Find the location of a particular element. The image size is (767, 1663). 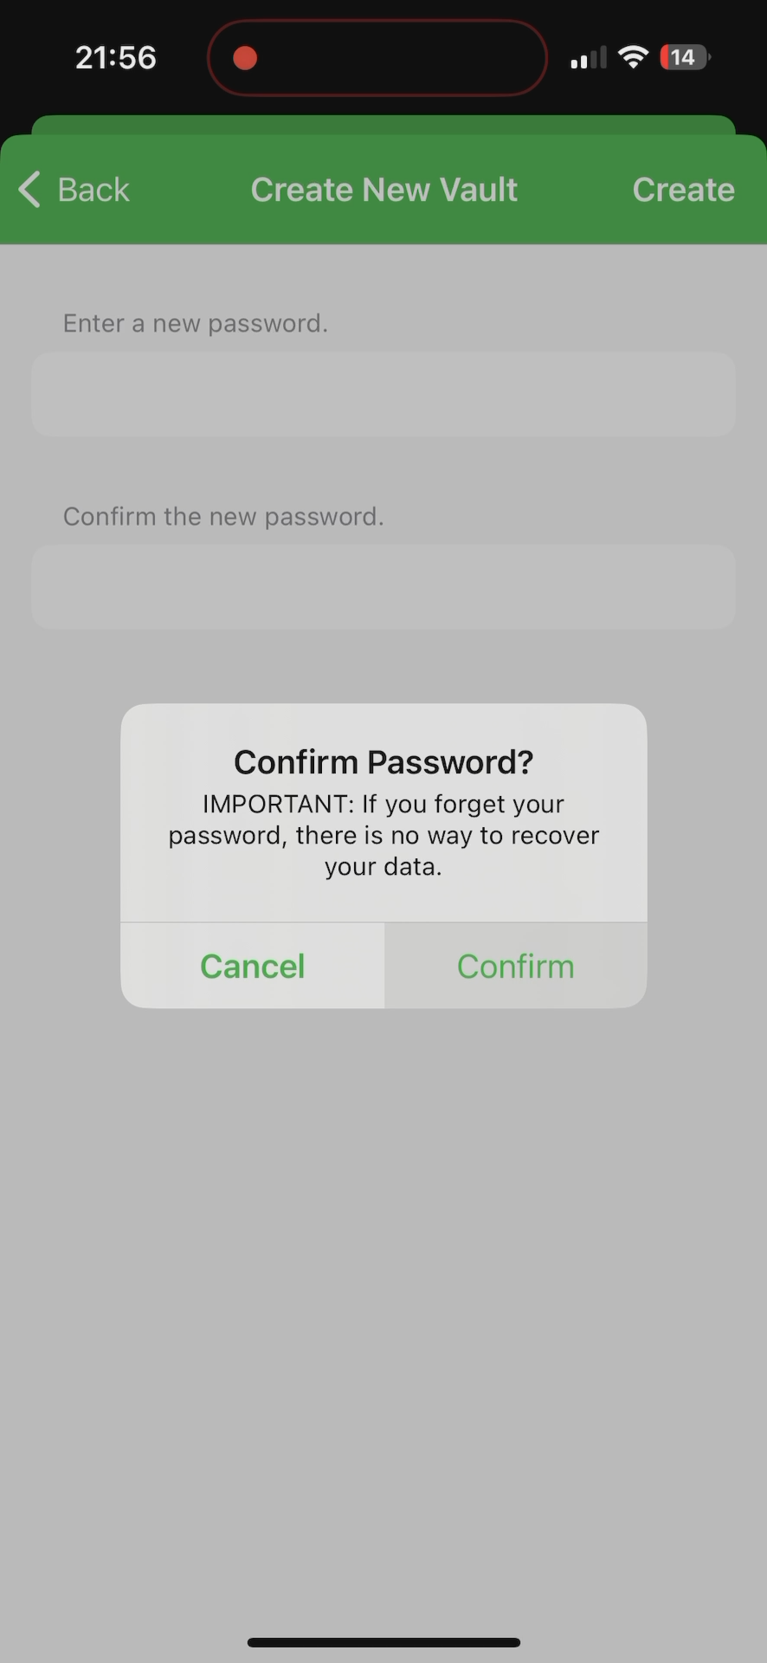

cancel is located at coordinates (249, 946).